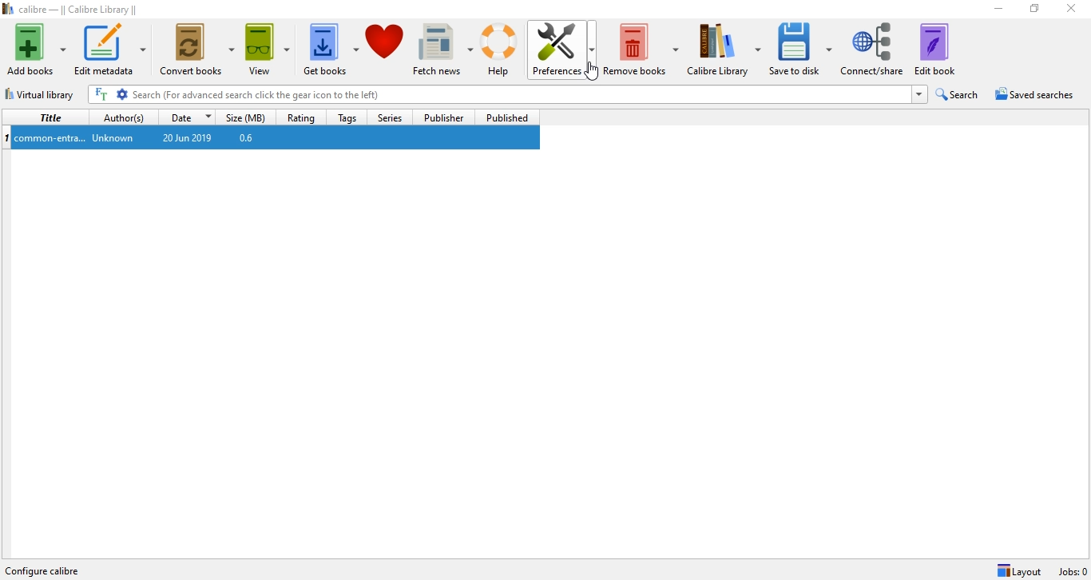  Describe the element at coordinates (73, 10) in the screenshot. I see `calibre - || Calibre Library ||` at that location.